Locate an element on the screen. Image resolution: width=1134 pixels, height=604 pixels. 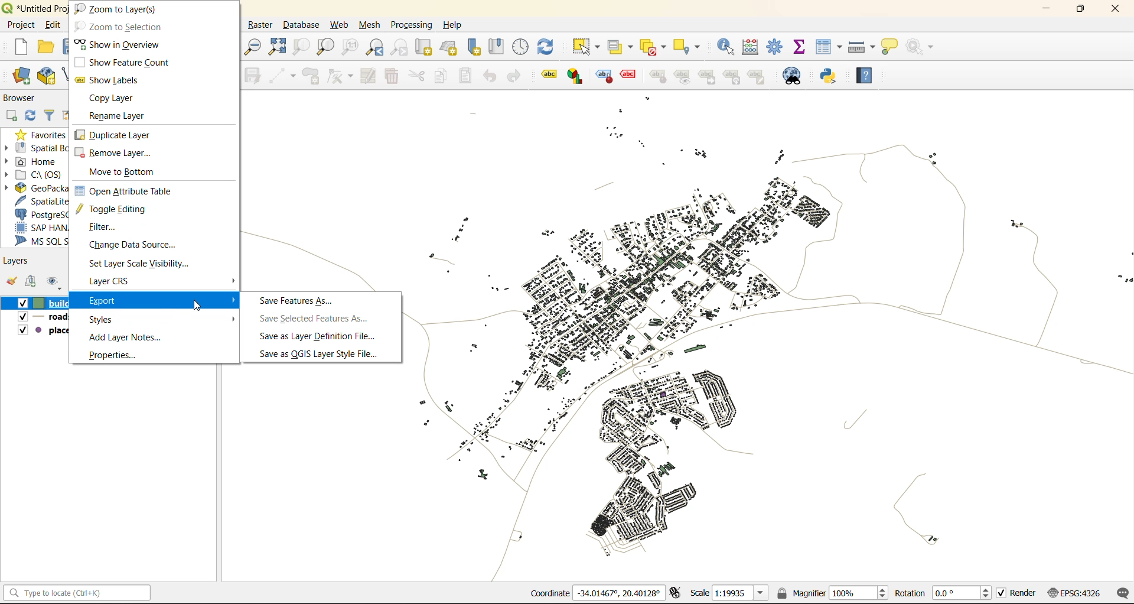
rotate a label is located at coordinates (732, 77).